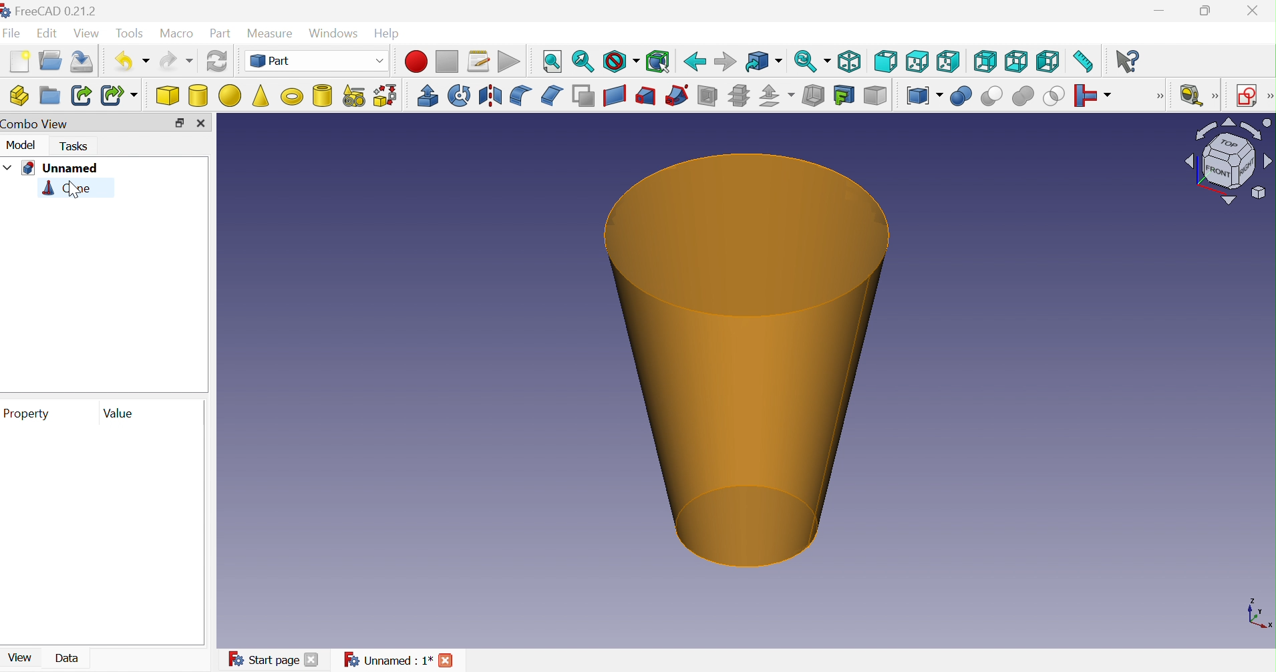 Image resolution: width=1276 pixels, height=672 pixels. What do you see at coordinates (583, 96) in the screenshot?
I see `Make face from wires` at bounding box center [583, 96].